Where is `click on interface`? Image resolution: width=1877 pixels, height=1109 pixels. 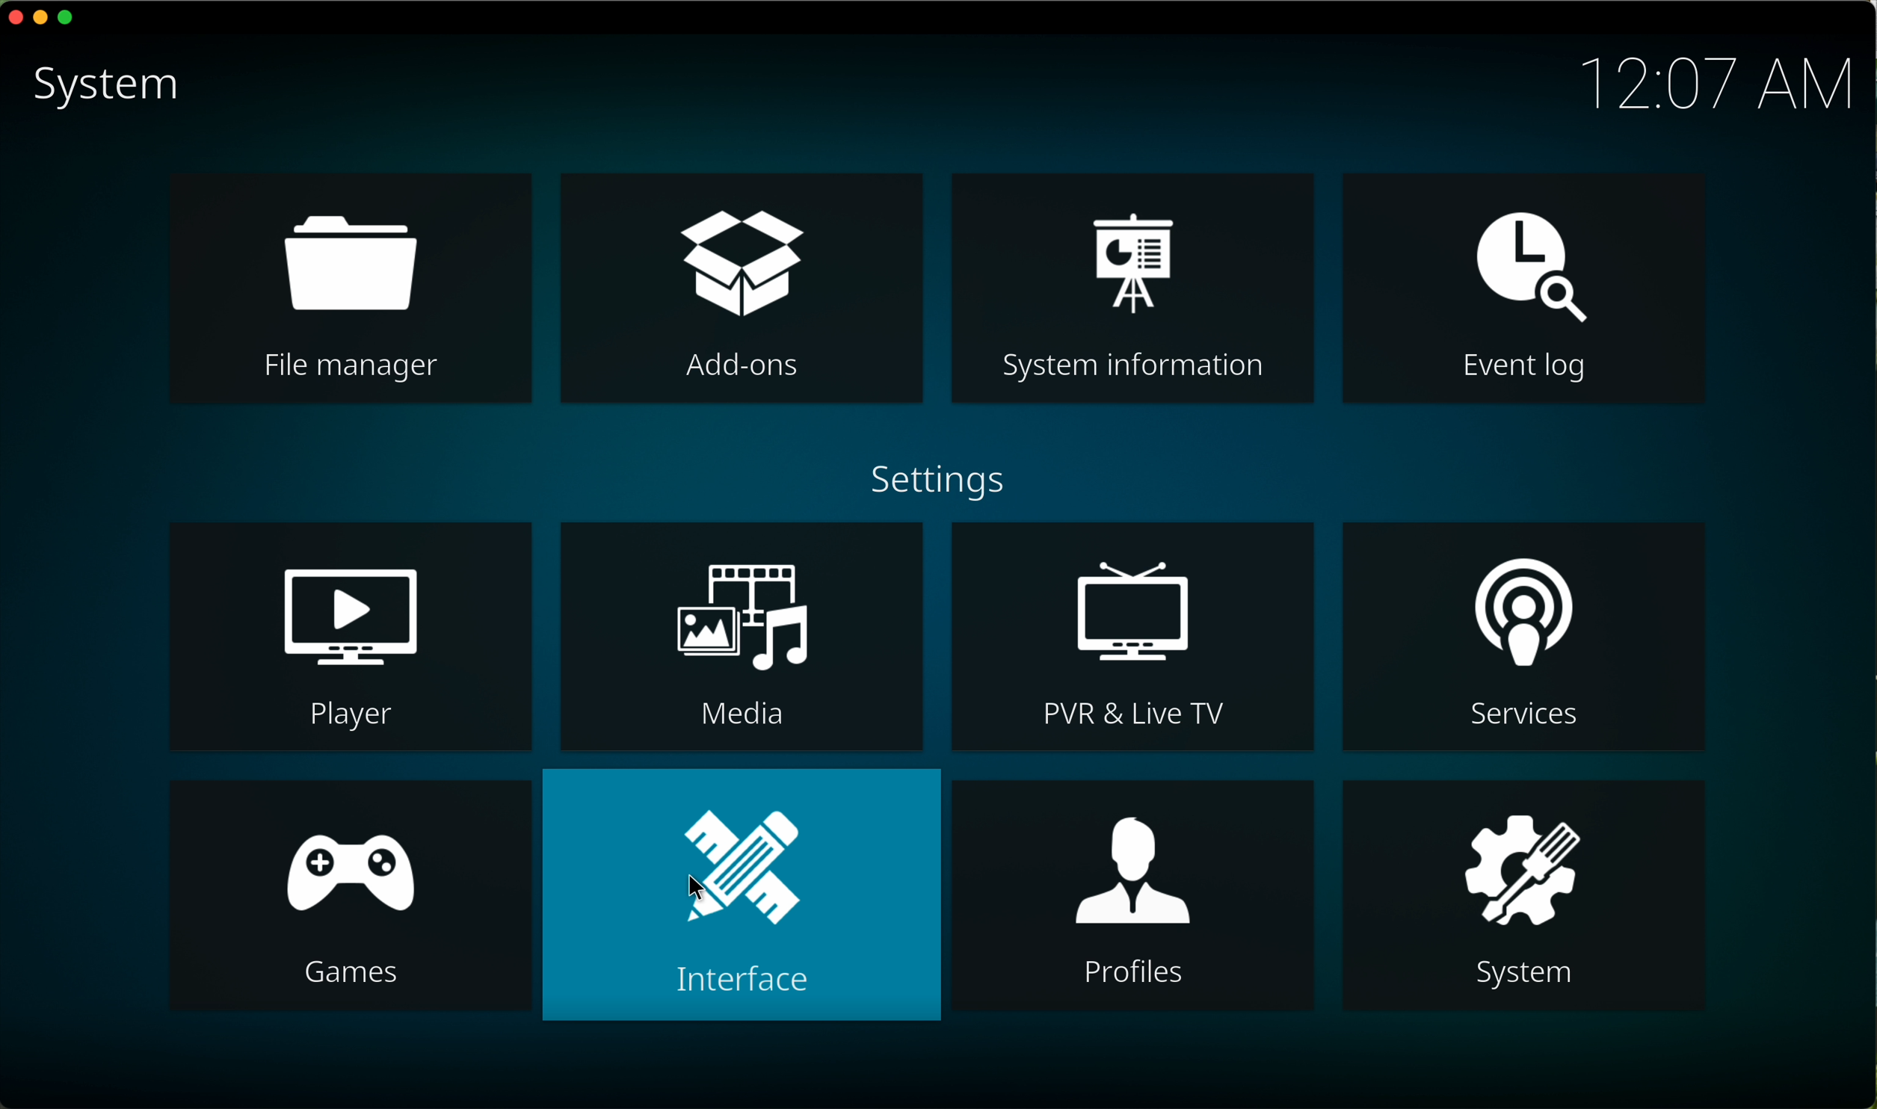
click on interface is located at coordinates (742, 895).